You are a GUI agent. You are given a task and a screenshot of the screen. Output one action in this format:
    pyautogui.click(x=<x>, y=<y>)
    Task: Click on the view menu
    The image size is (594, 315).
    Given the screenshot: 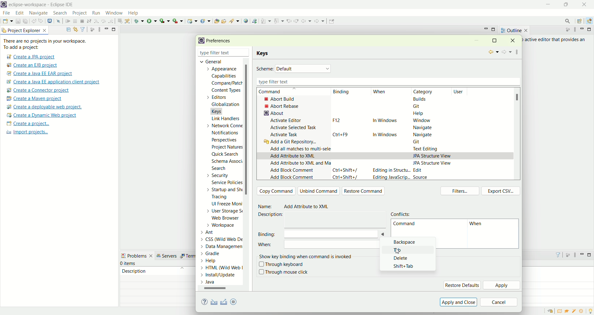 What is the action you would take?
    pyautogui.click(x=518, y=51)
    